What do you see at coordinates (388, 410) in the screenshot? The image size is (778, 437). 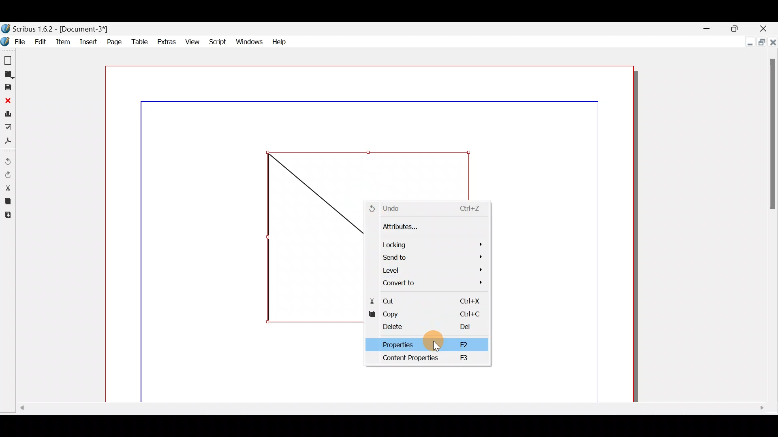 I see `Scroll bar` at bounding box center [388, 410].